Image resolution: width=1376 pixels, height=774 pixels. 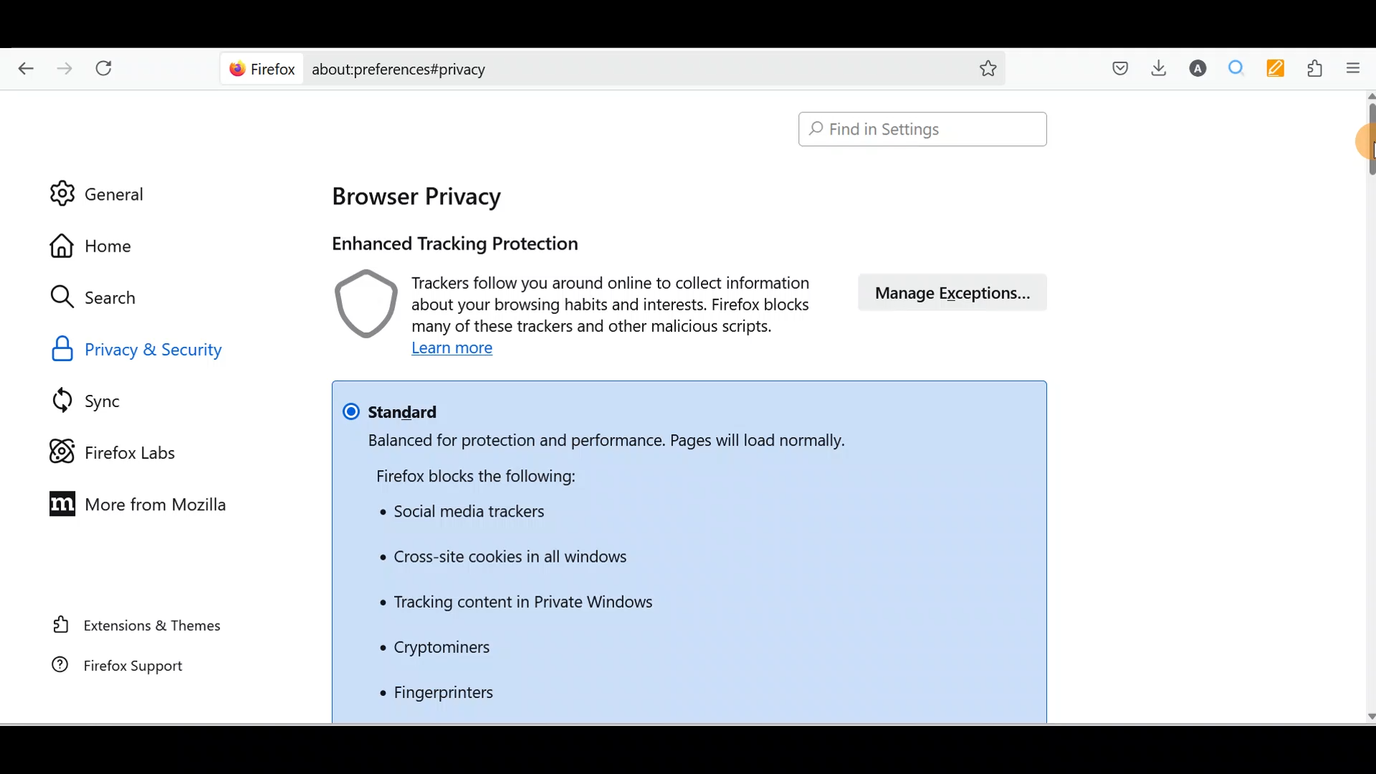 What do you see at coordinates (515, 603) in the screenshot?
I see `Tracking content in Private Windows` at bounding box center [515, 603].